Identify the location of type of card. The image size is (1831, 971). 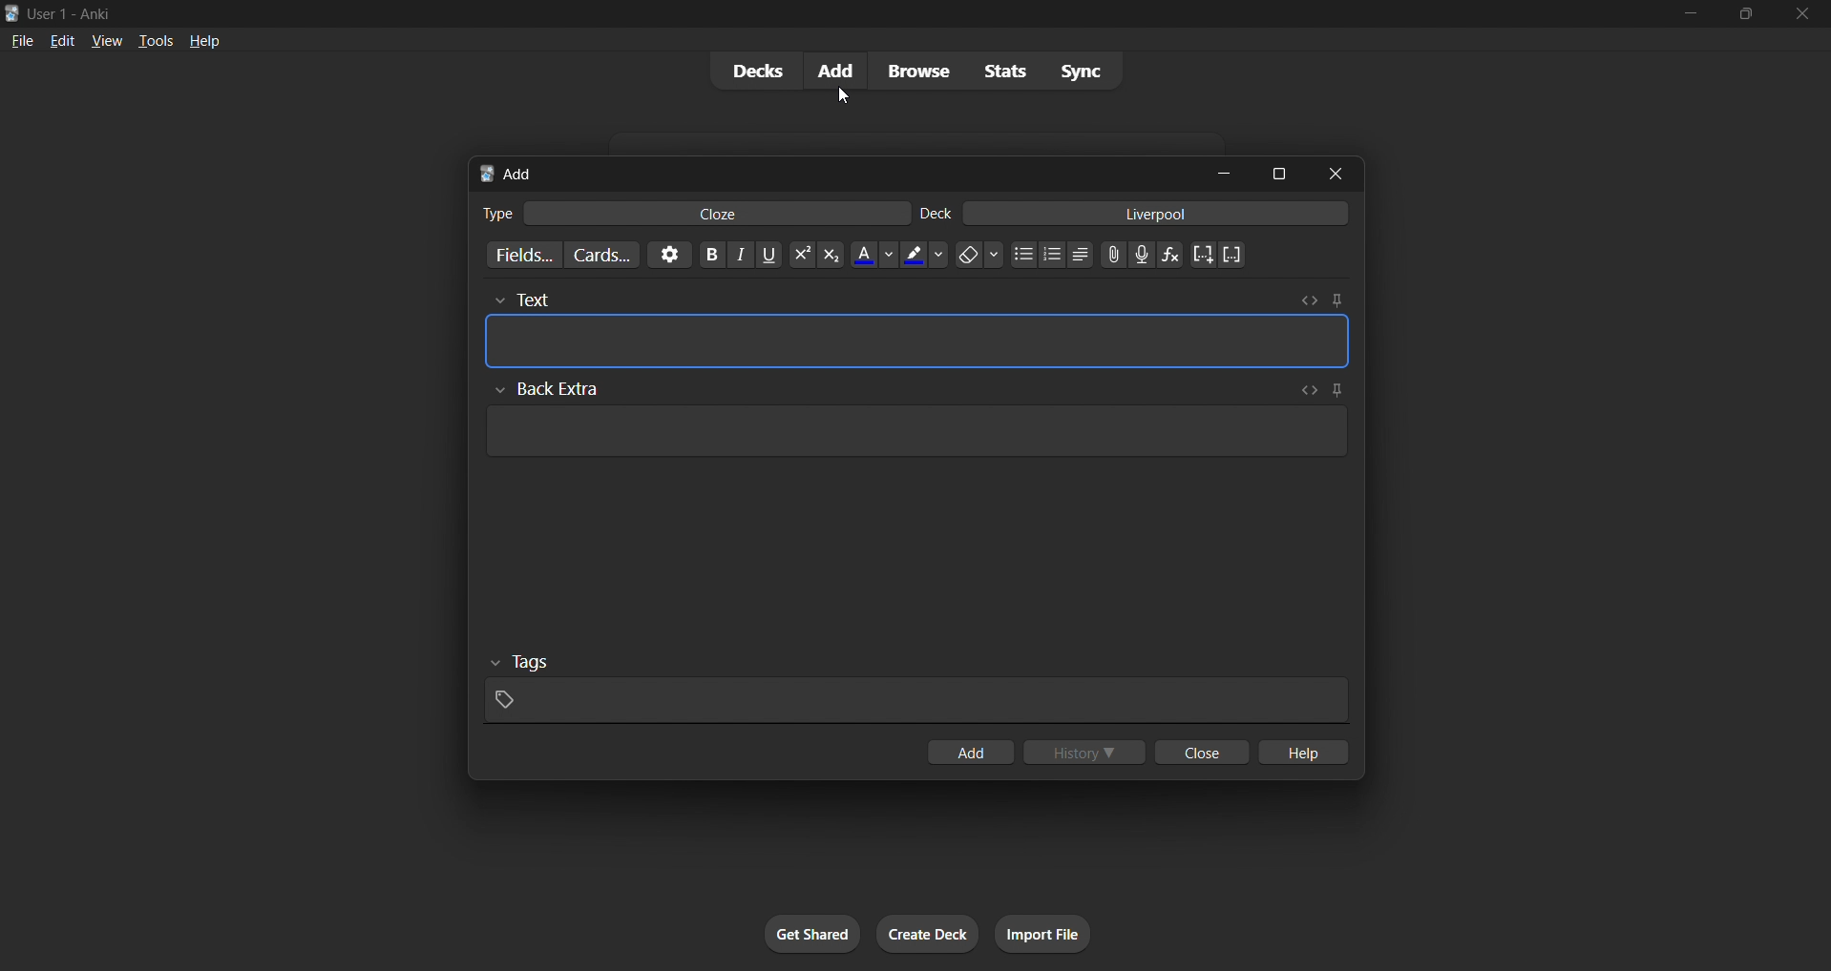
(492, 215).